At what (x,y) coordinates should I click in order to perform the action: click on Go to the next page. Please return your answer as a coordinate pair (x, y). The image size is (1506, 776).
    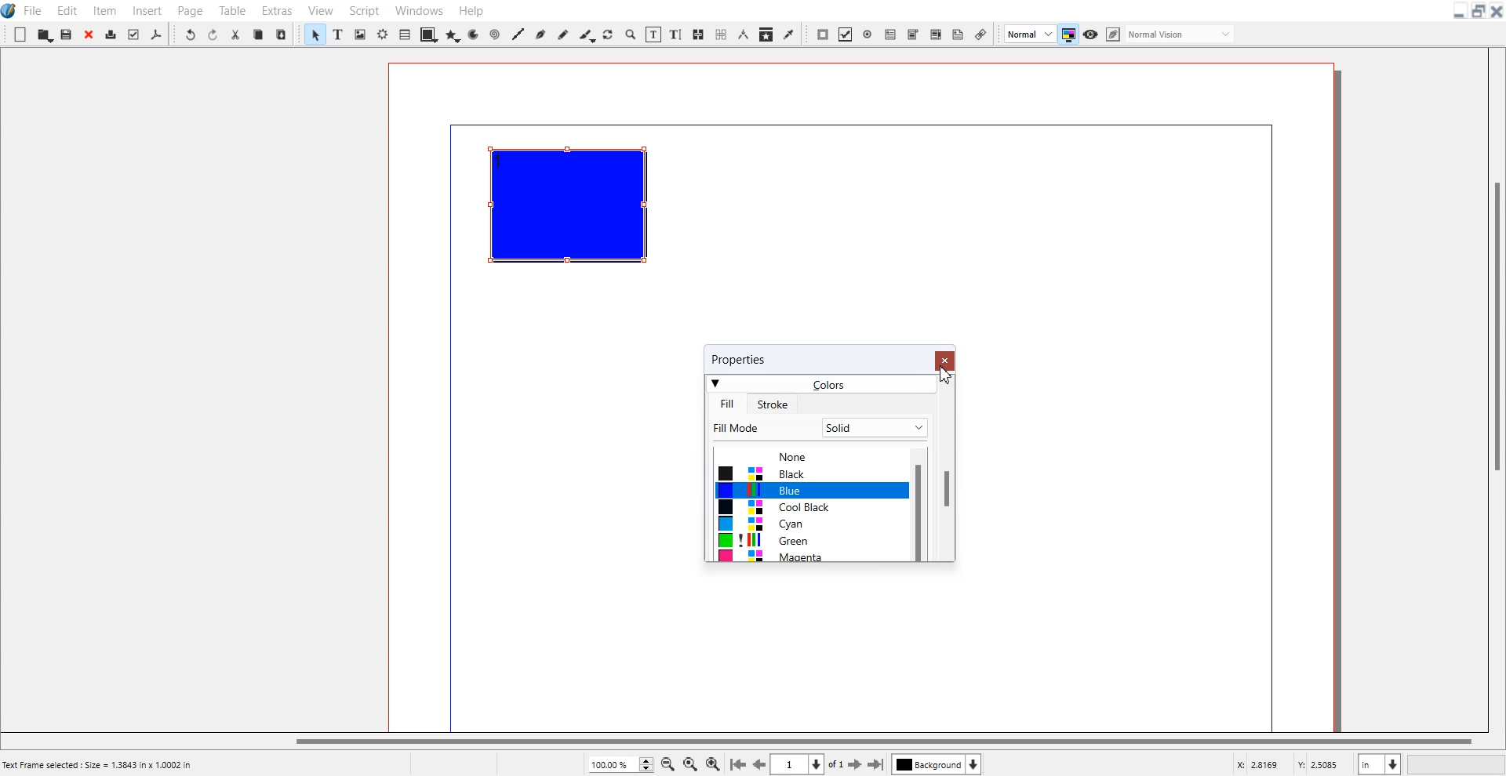
    Looking at the image, I should click on (855, 765).